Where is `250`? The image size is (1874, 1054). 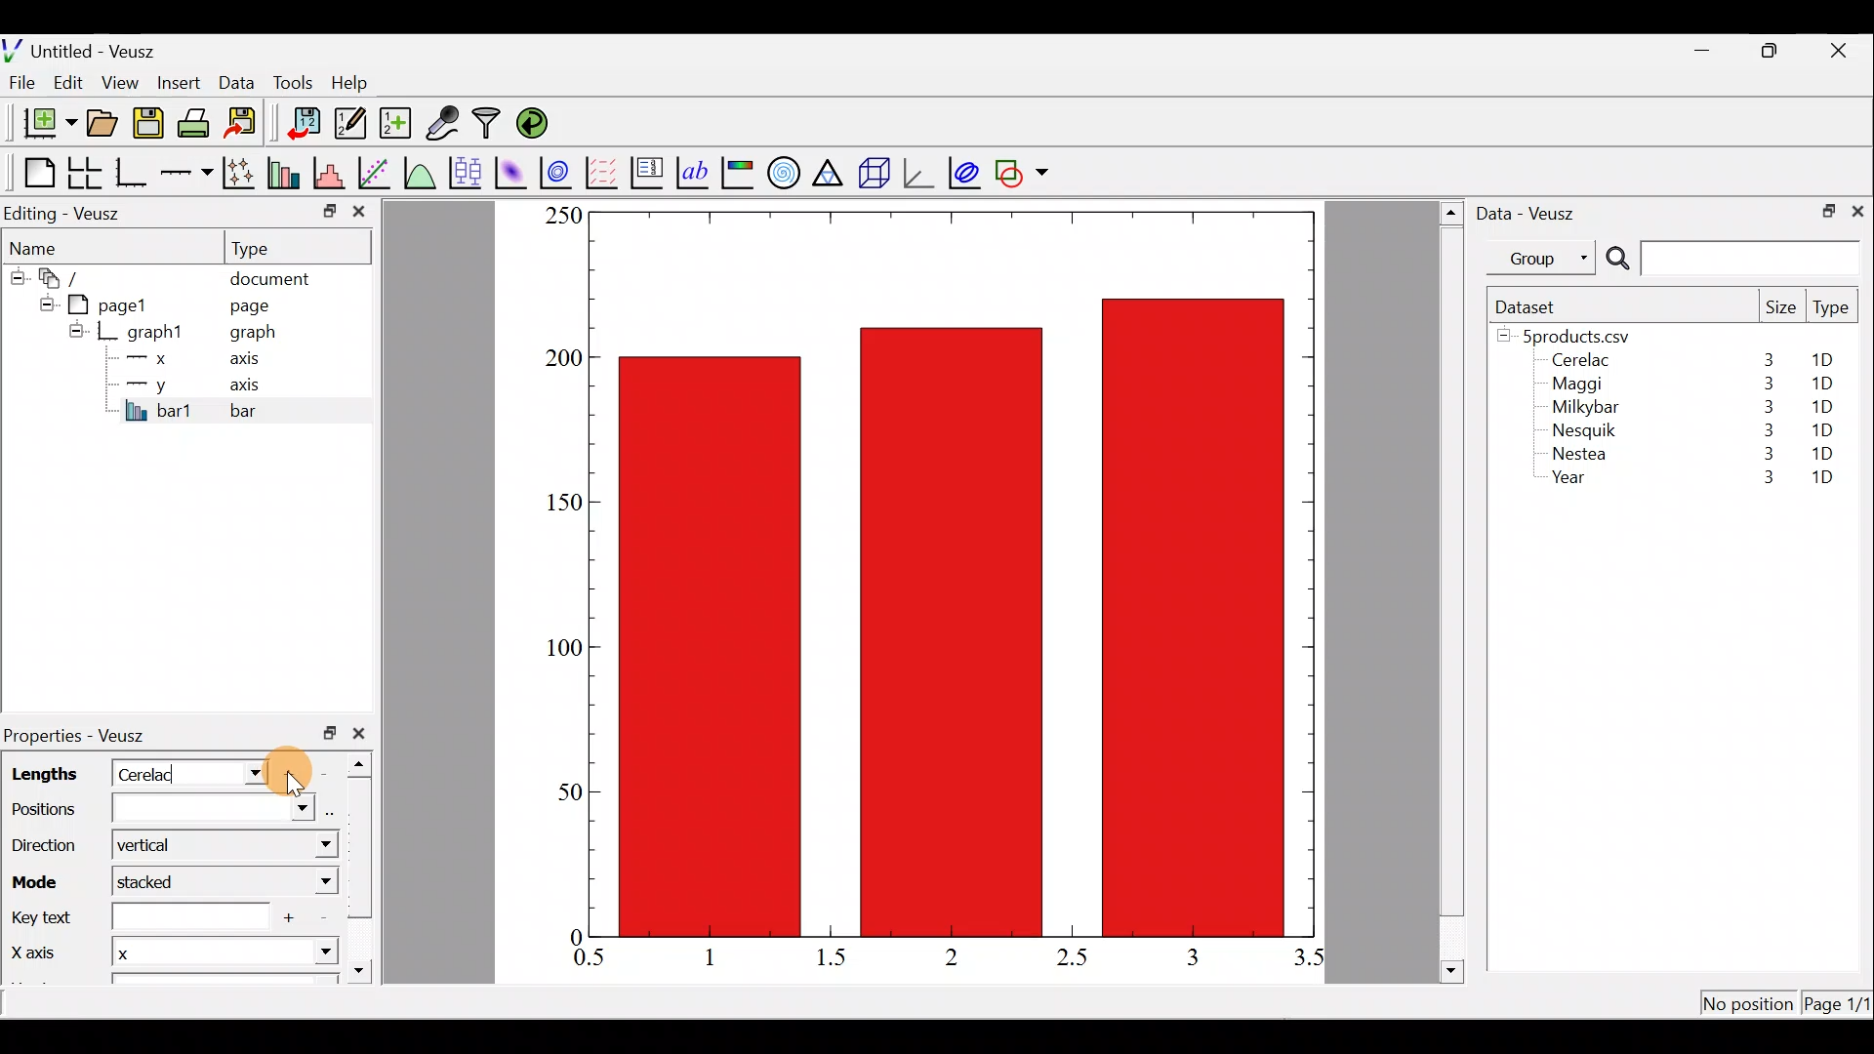 250 is located at coordinates (562, 215).